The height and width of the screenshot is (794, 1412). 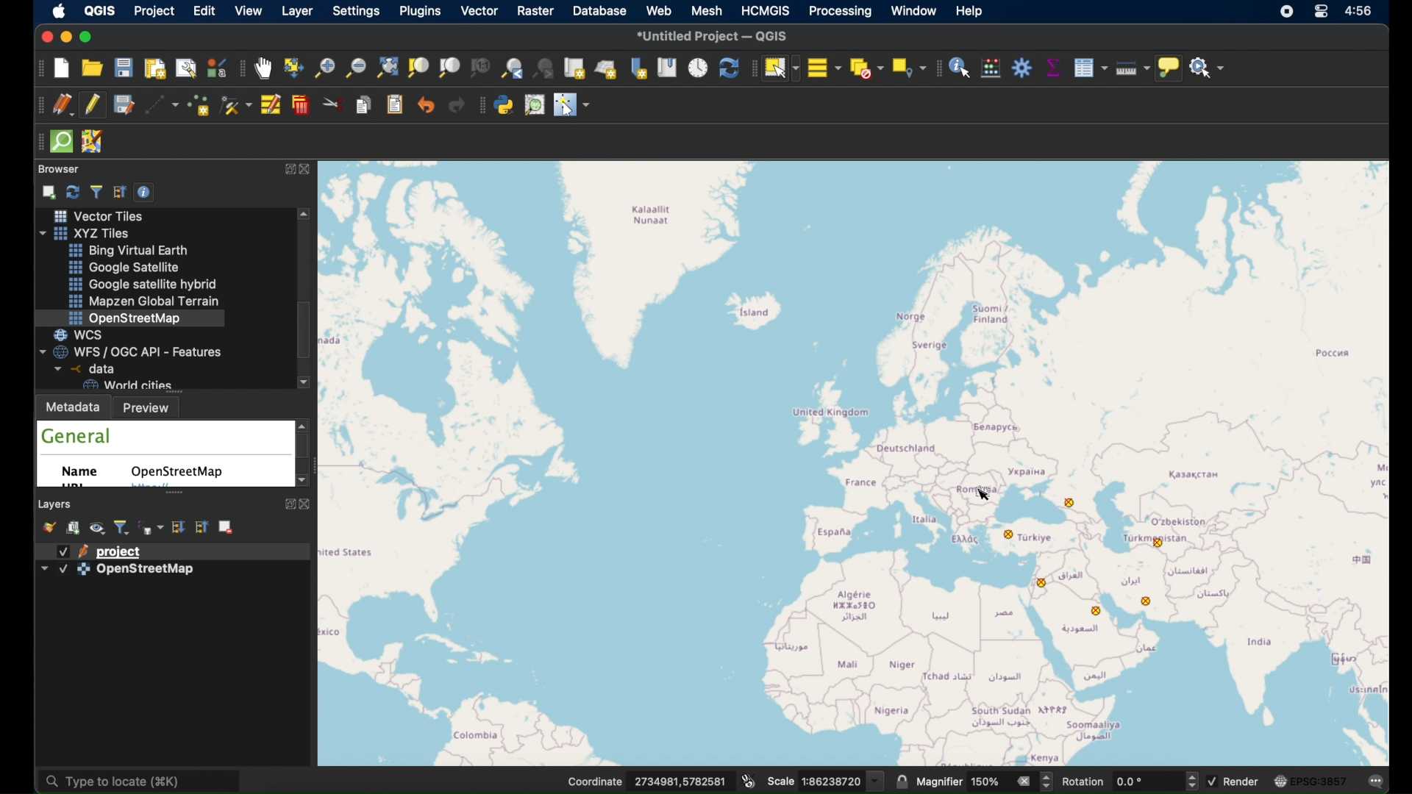 What do you see at coordinates (37, 70) in the screenshot?
I see `project toolbar` at bounding box center [37, 70].